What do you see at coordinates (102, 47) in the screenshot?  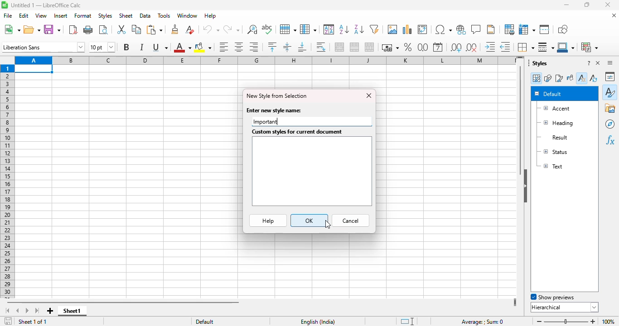 I see `font size` at bounding box center [102, 47].